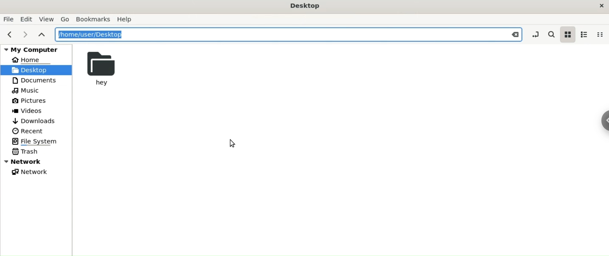 This screenshot has height=256, width=609. I want to click on compact view, so click(601, 34).